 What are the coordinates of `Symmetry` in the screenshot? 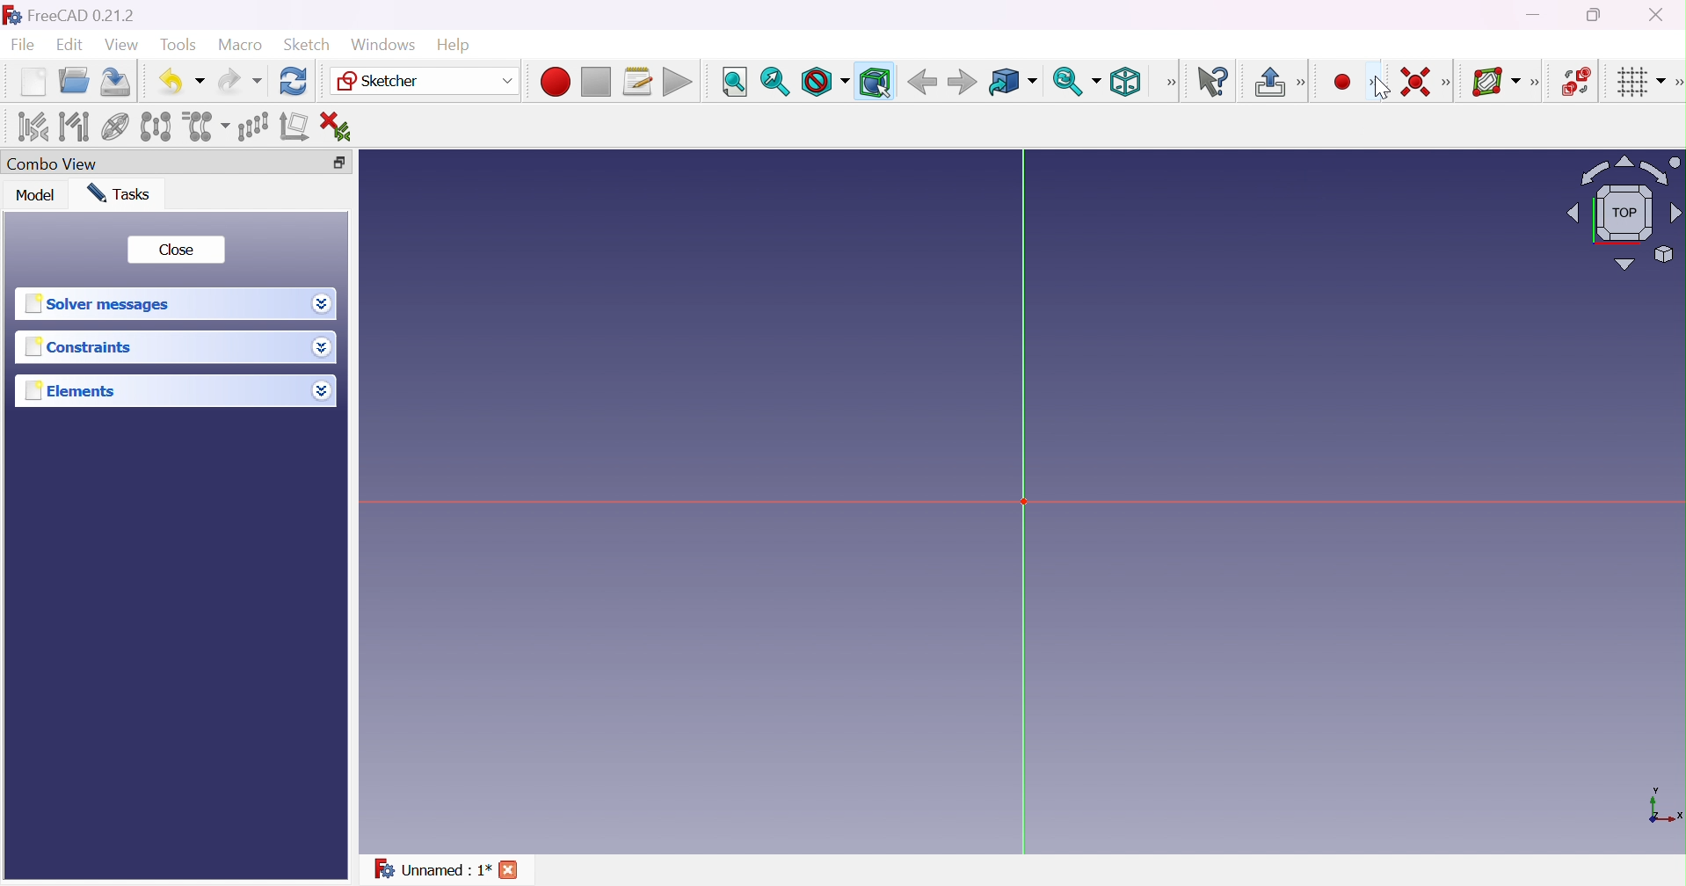 It's located at (155, 127).